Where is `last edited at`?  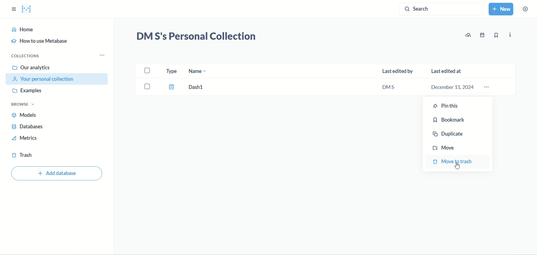
last edited at is located at coordinates (449, 69).